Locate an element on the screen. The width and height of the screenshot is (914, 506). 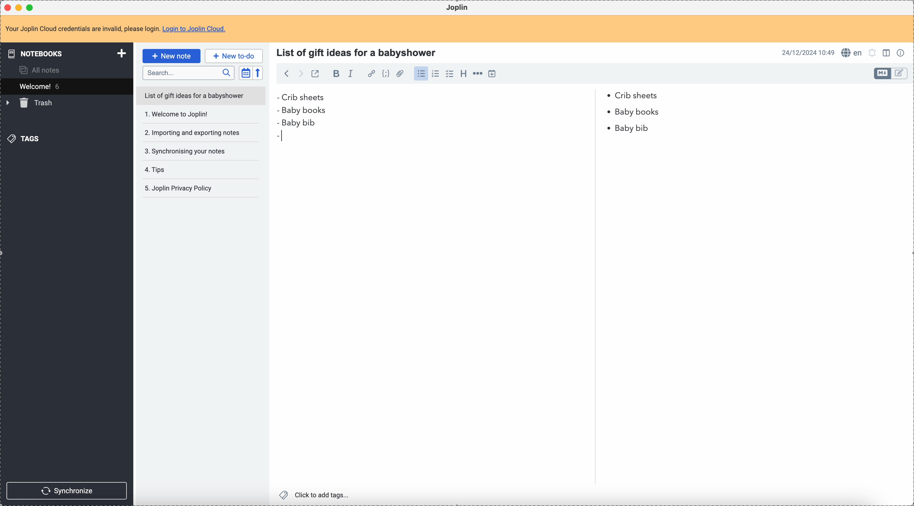
Joplin is located at coordinates (459, 8).